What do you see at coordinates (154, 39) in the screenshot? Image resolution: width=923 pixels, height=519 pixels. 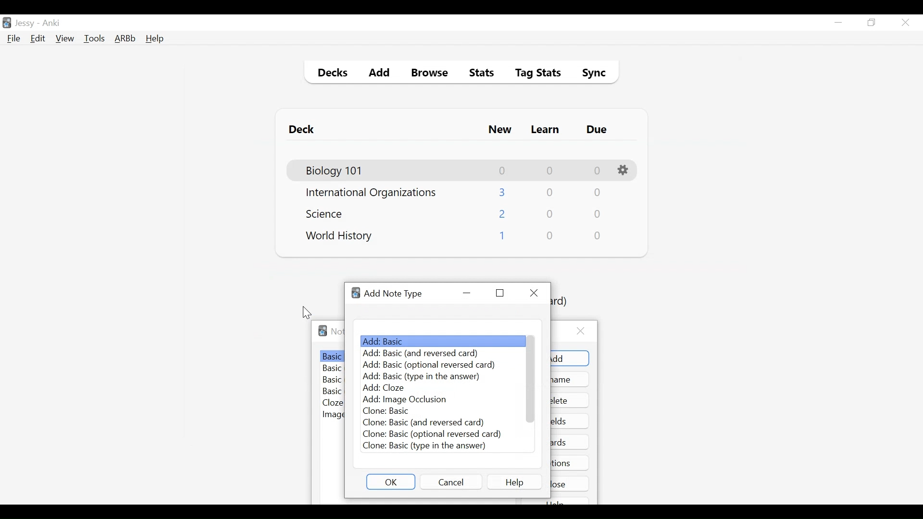 I see `Help` at bounding box center [154, 39].